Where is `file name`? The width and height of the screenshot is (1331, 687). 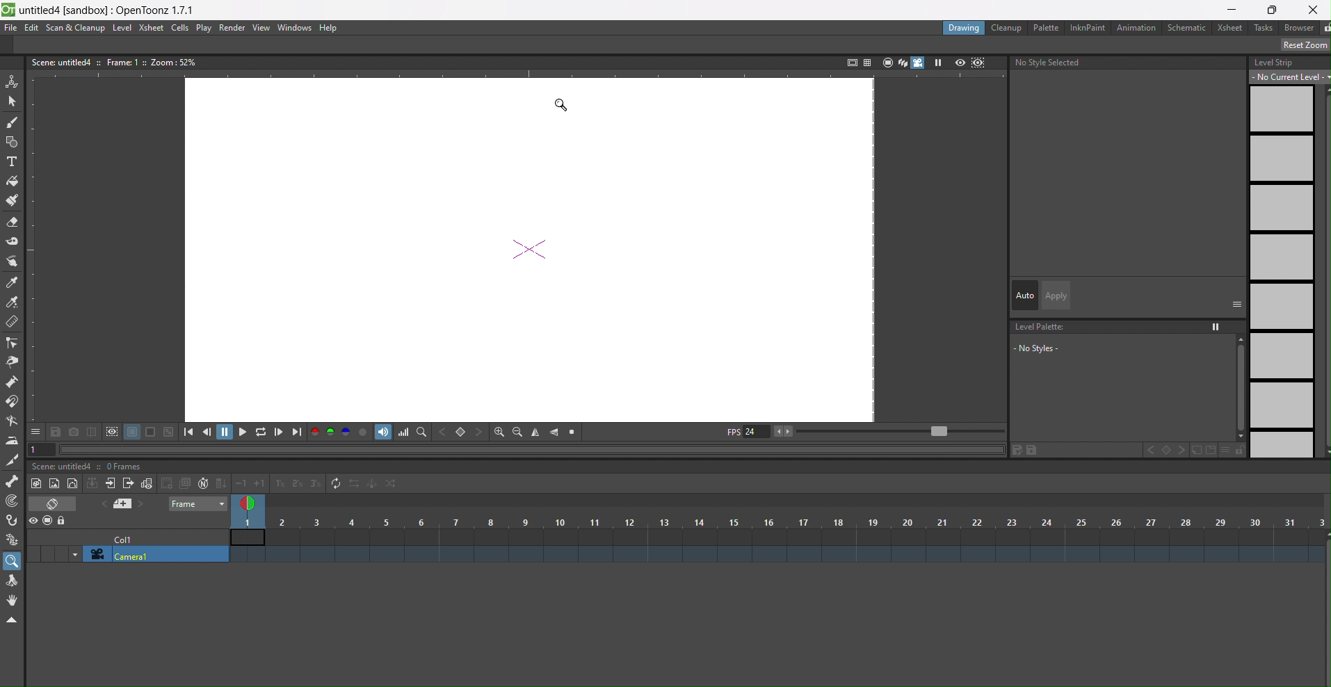 file name is located at coordinates (108, 8).